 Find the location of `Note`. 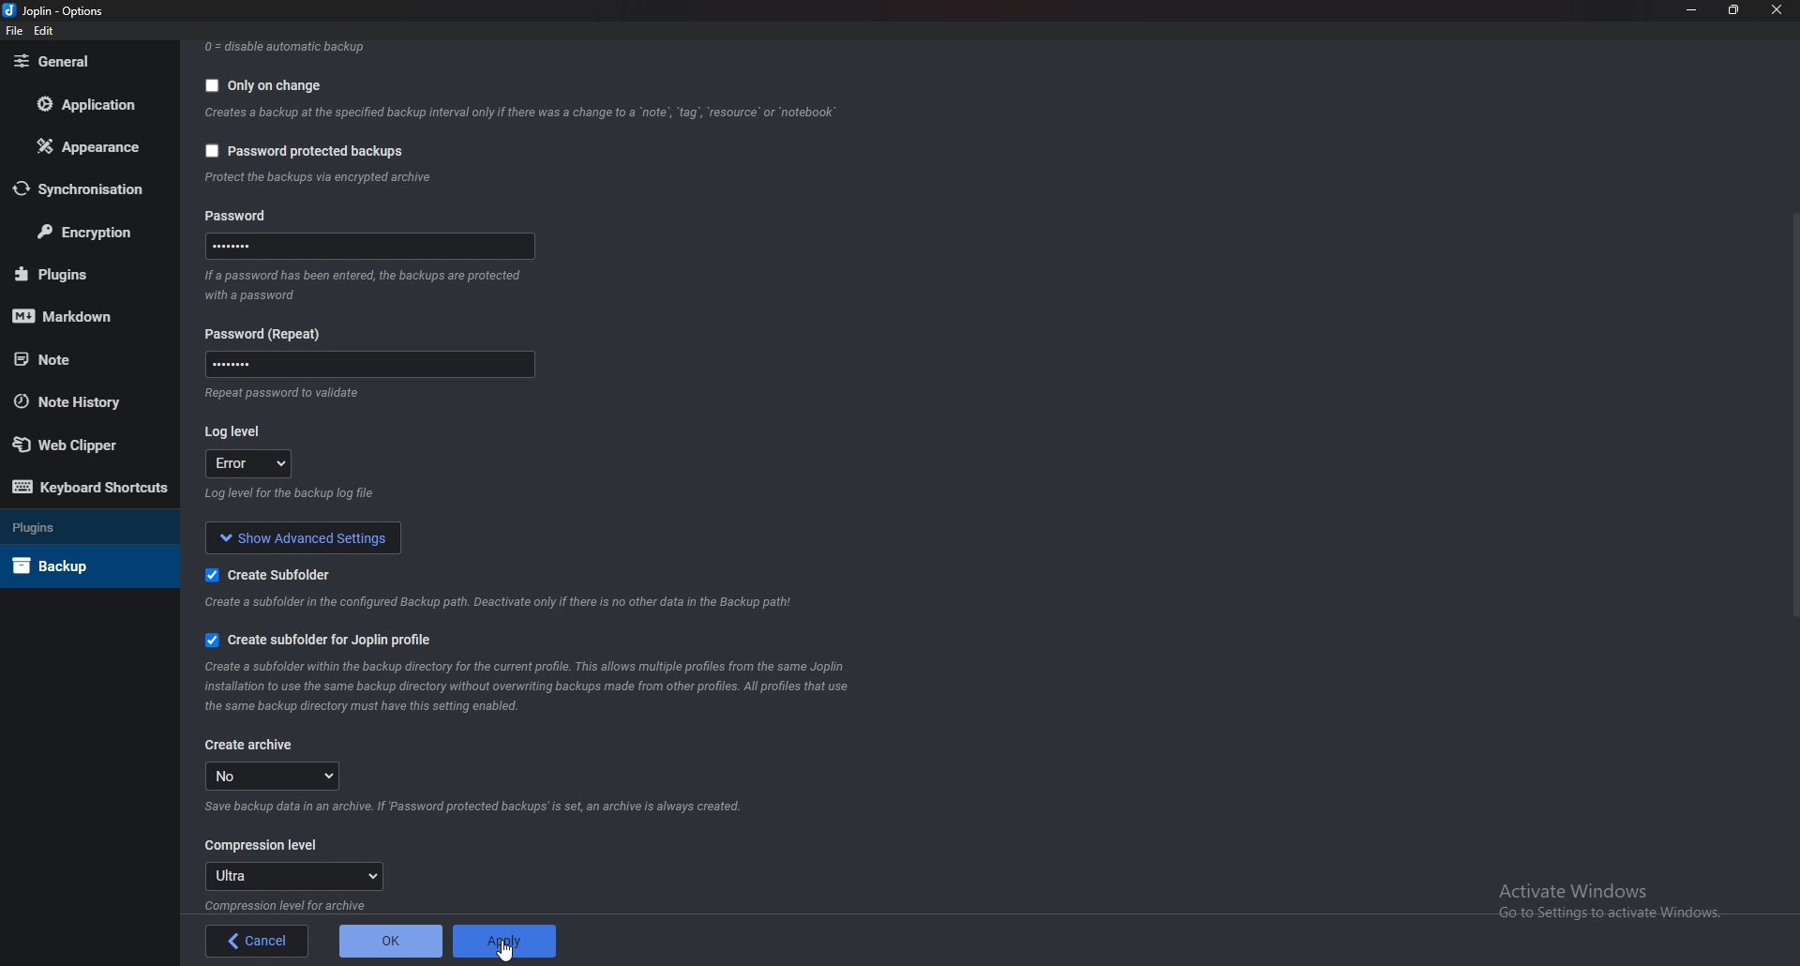

Note is located at coordinates (83, 357).